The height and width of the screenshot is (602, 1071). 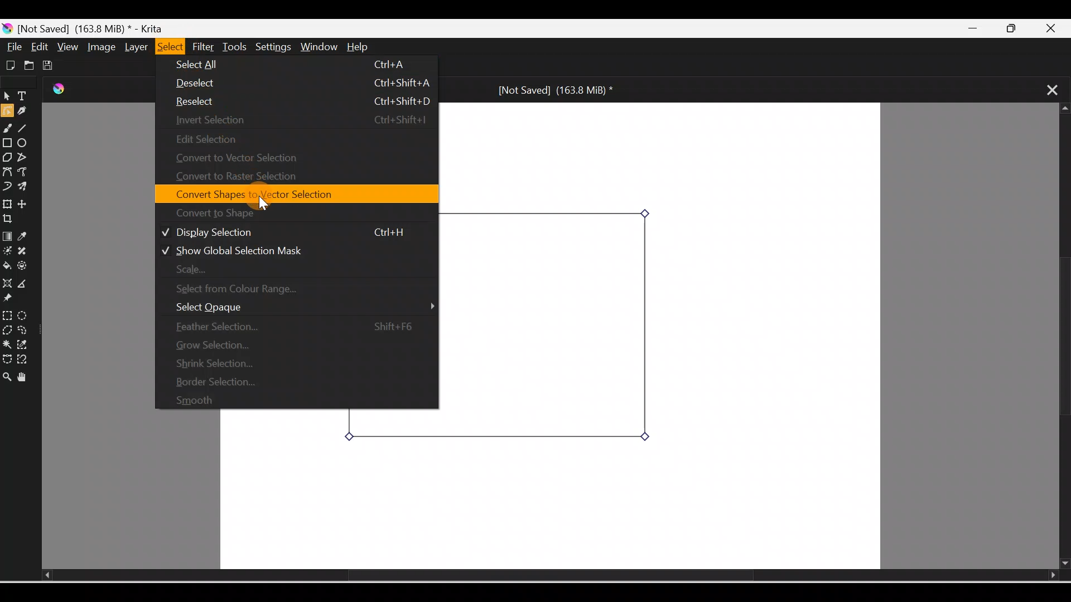 I want to click on Show global selection mask, so click(x=291, y=249).